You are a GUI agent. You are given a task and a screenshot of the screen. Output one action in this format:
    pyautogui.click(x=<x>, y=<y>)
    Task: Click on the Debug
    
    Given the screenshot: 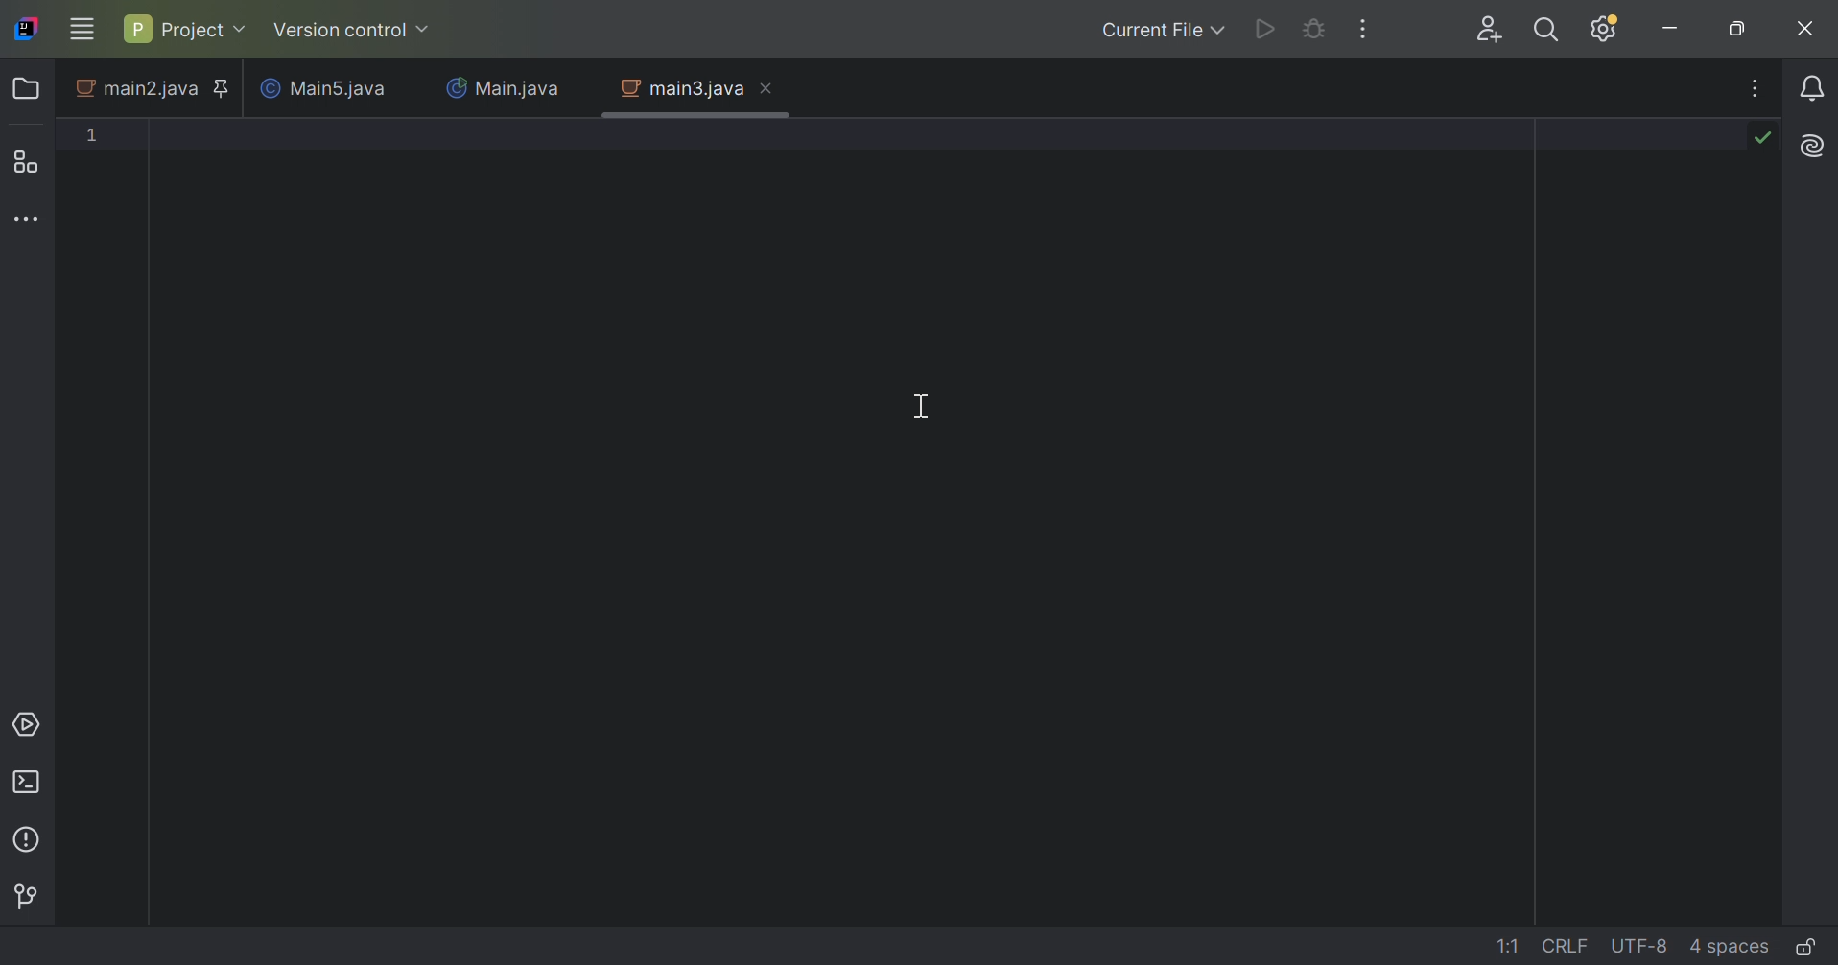 What is the action you would take?
    pyautogui.click(x=1313, y=29)
    